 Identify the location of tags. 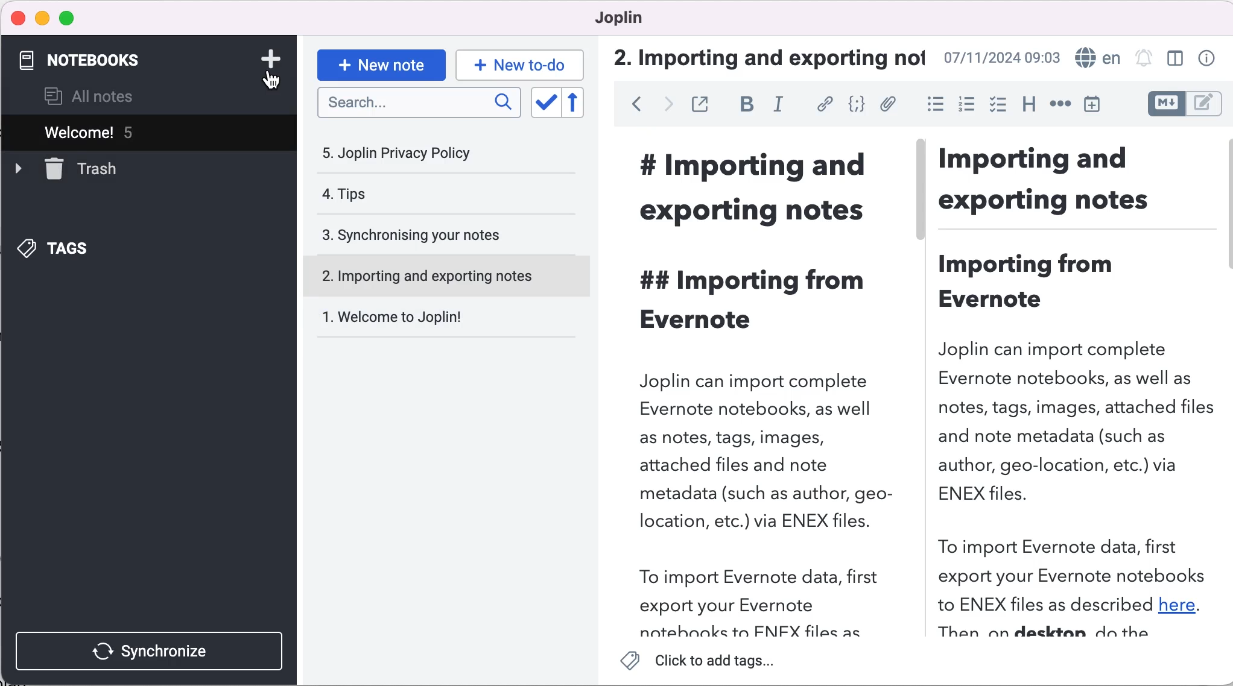
(64, 250).